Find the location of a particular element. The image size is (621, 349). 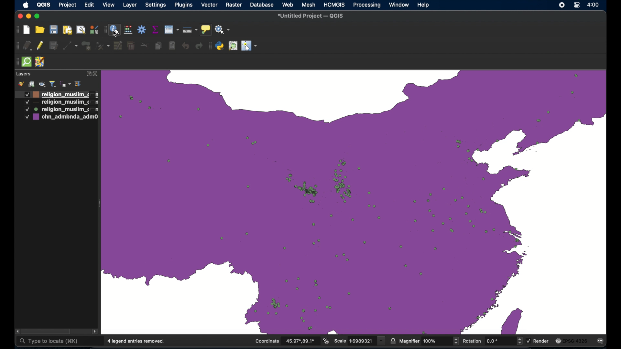

layer 2 is located at coordinates (60, 102).